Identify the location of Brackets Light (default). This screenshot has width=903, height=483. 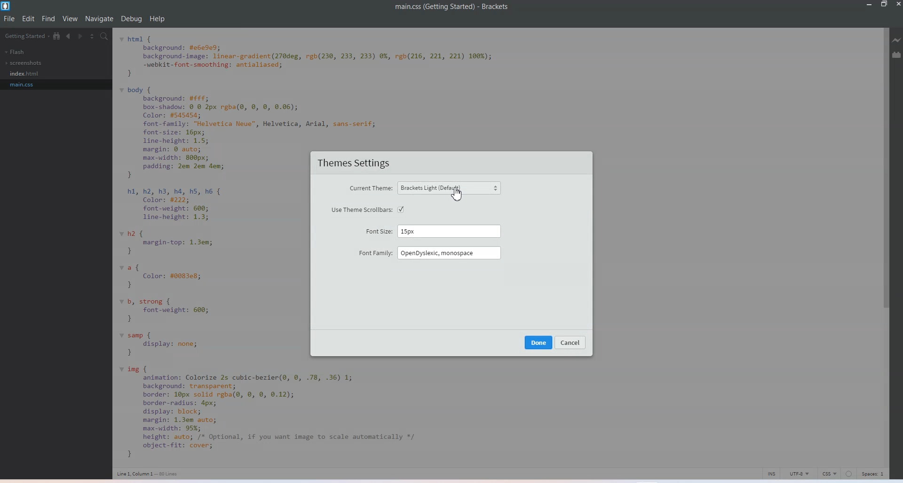
(450, 187).